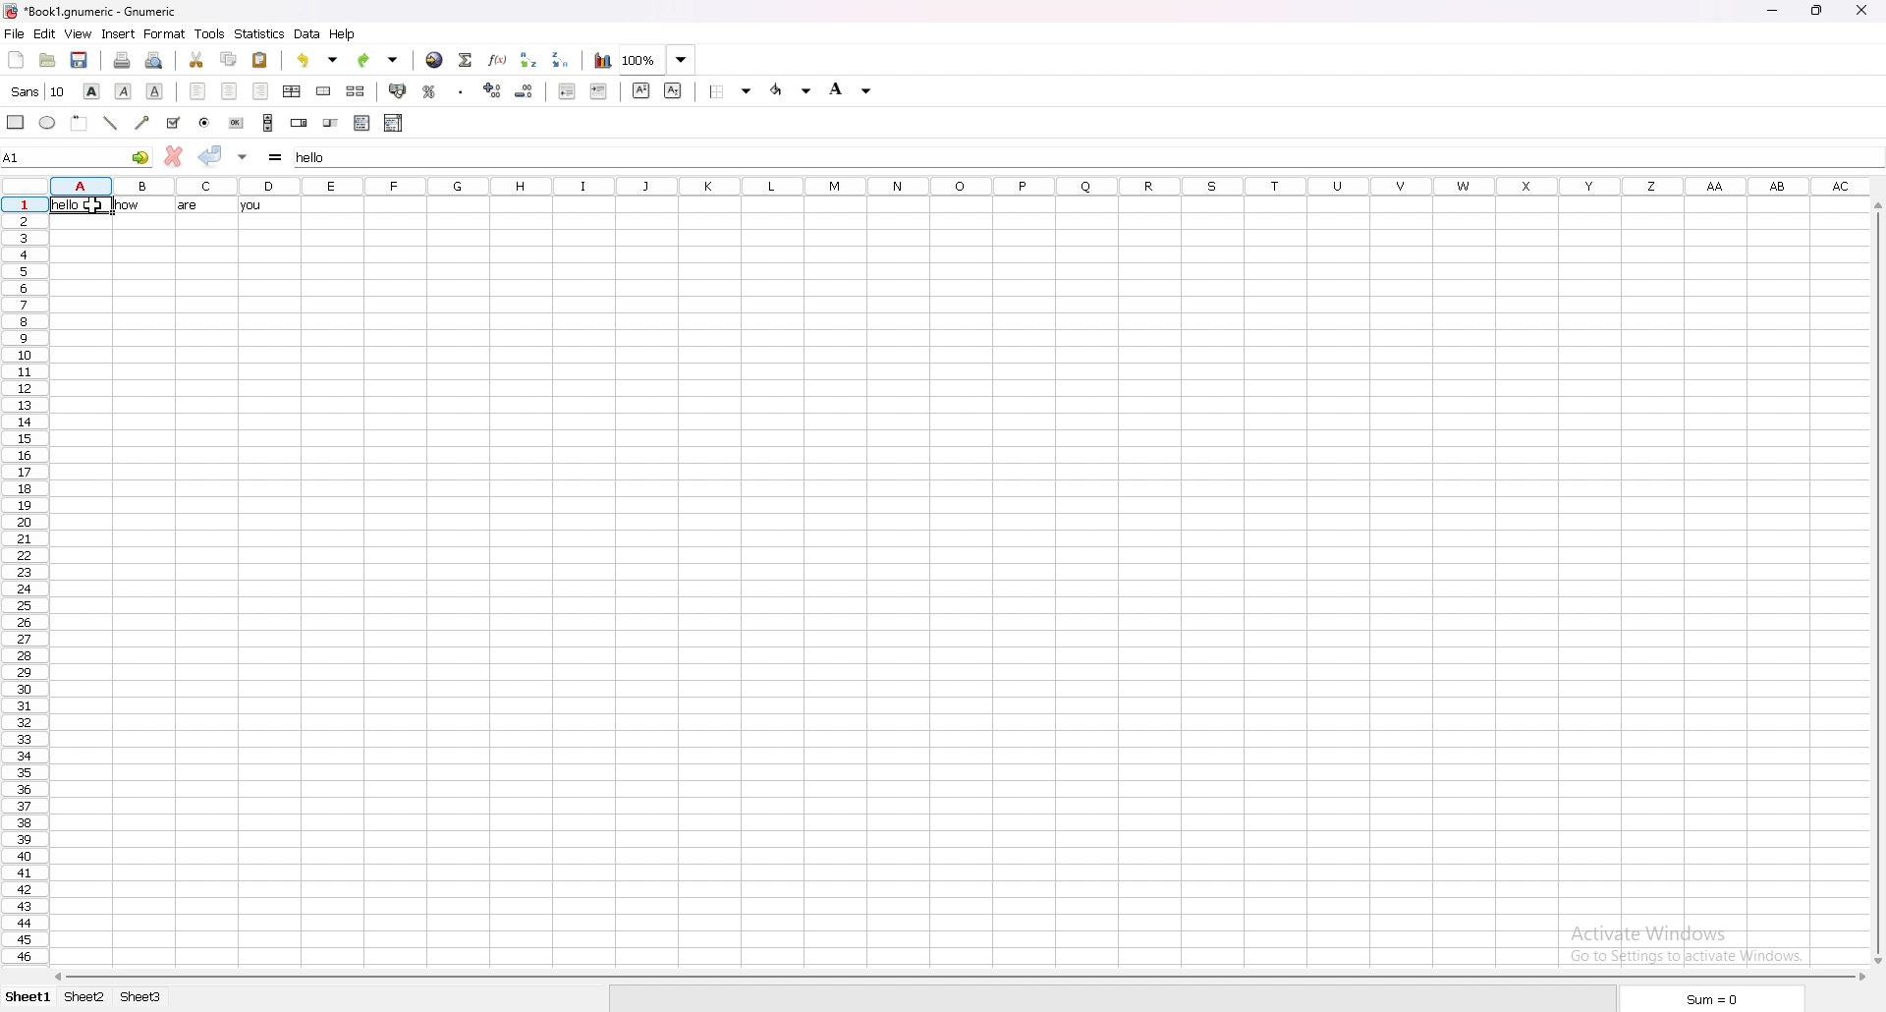  Describe the element at coordinates (460, 90) in the screenshot. I see `thousand separator` at that location.